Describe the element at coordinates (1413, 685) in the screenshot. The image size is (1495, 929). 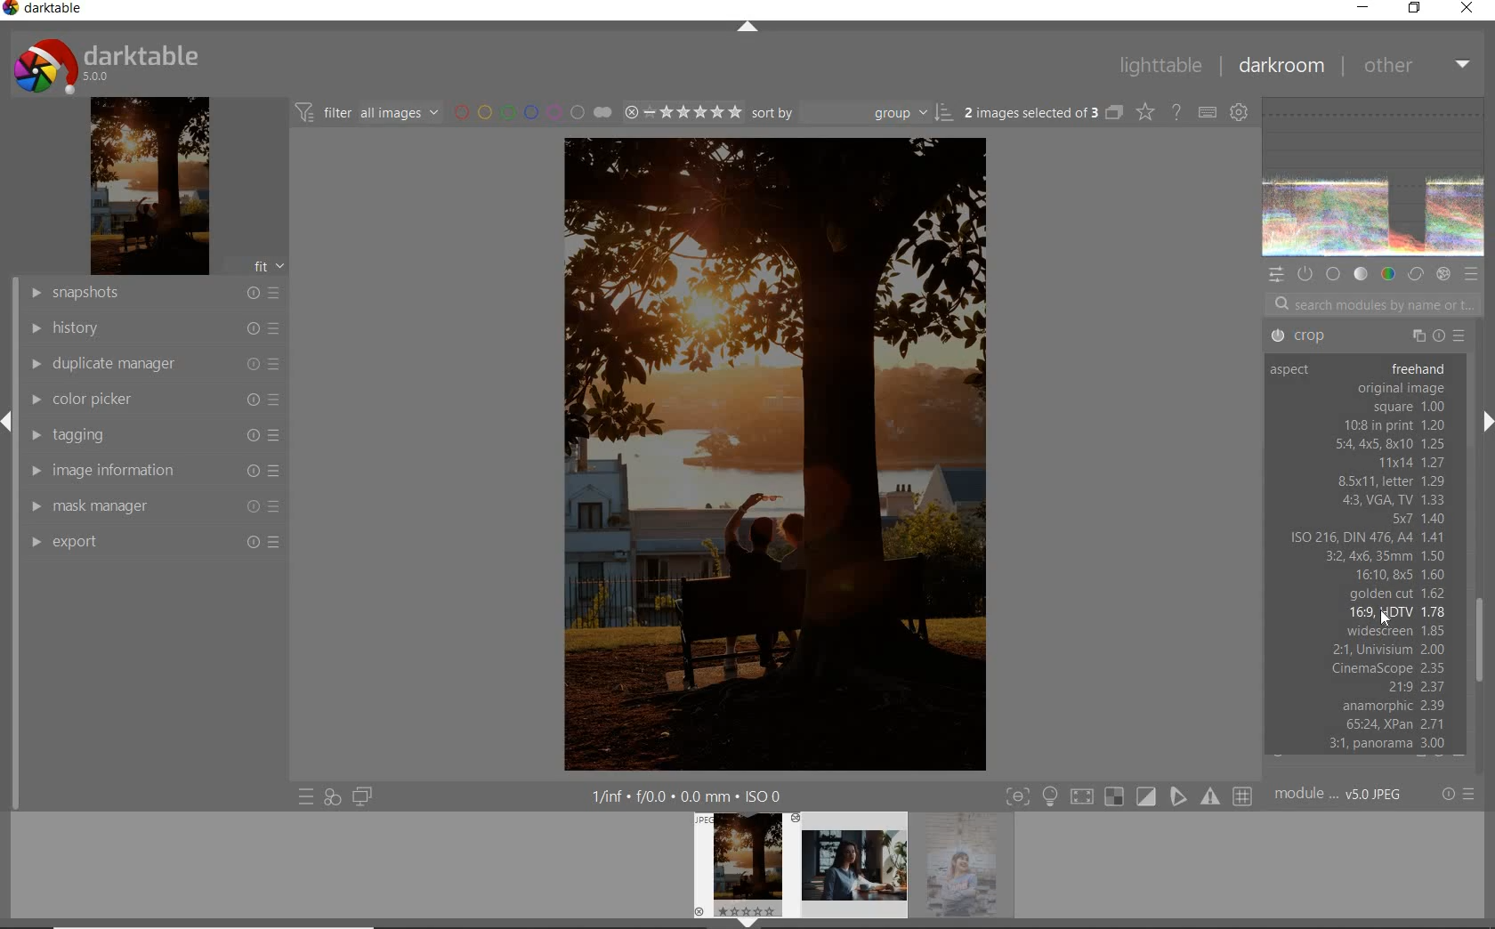
I see `21:9, 2.37` at that location.